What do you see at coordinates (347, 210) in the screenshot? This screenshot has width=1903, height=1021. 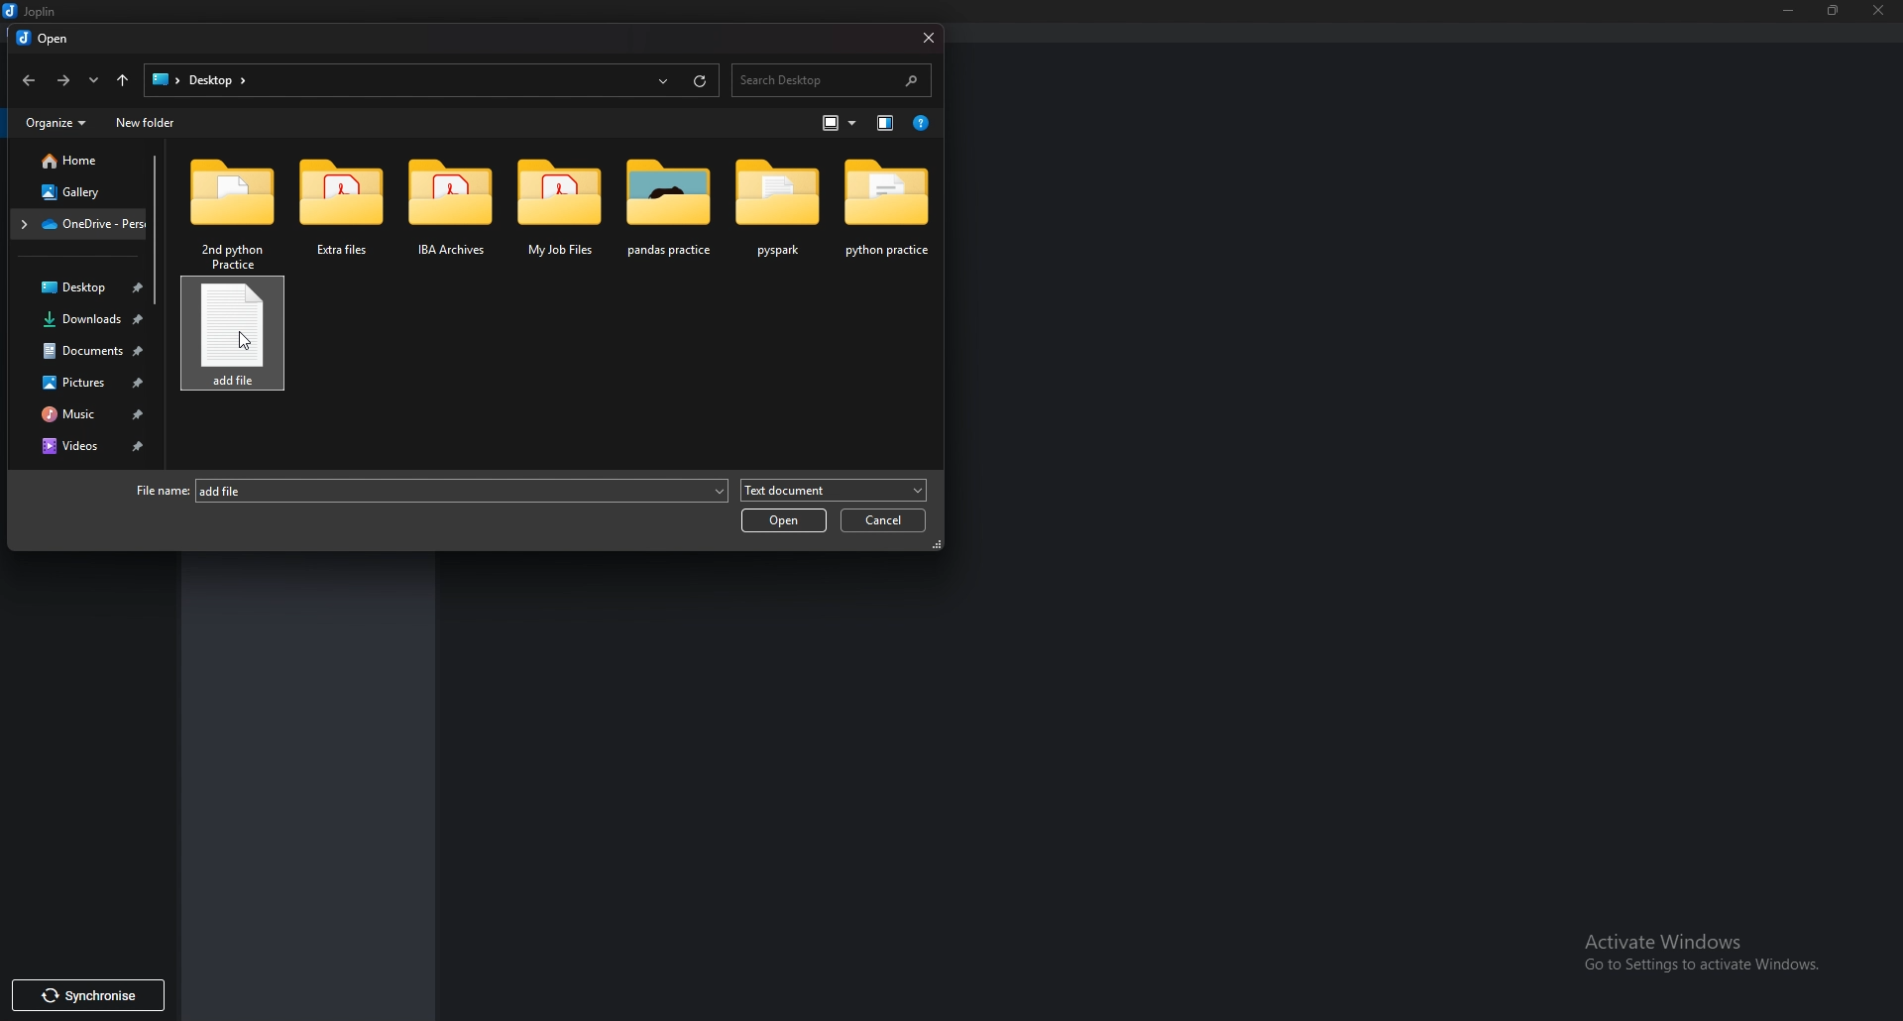 I see `Folder` at bounding box center [347, 210].